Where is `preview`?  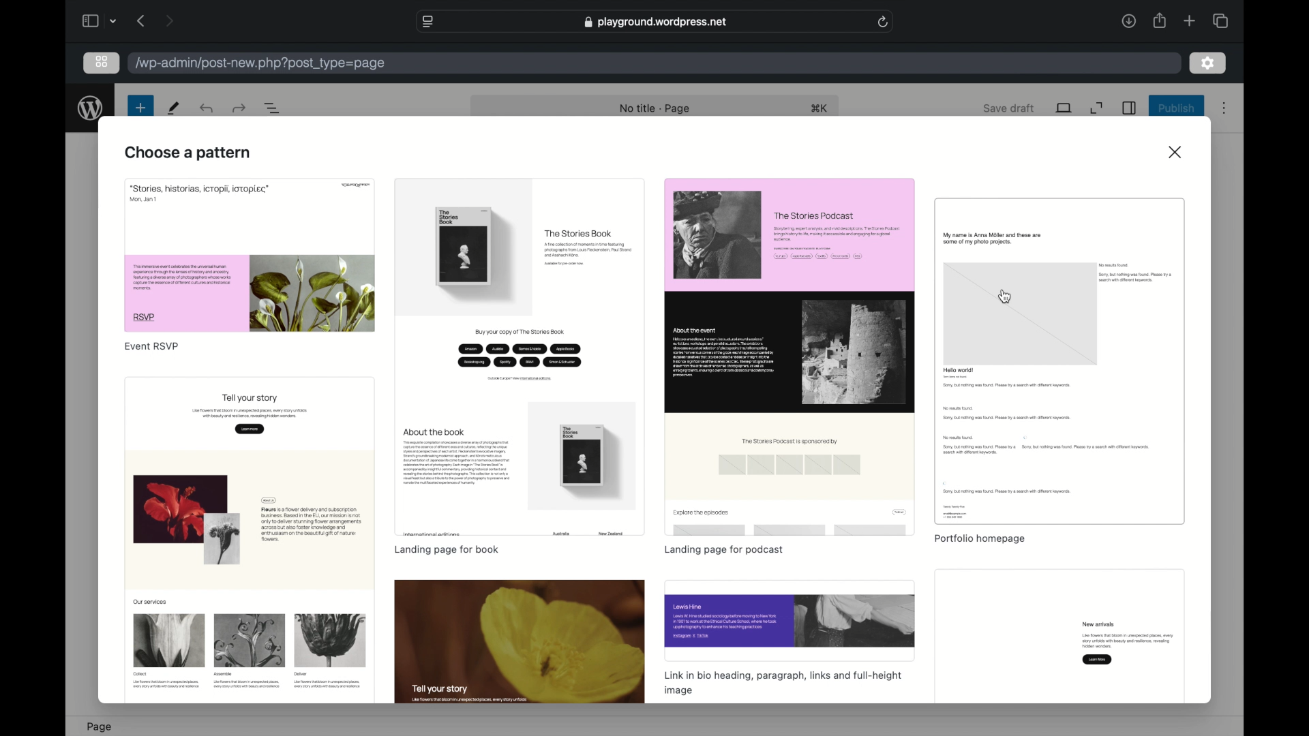
preview is located at coordinates (251, 255).